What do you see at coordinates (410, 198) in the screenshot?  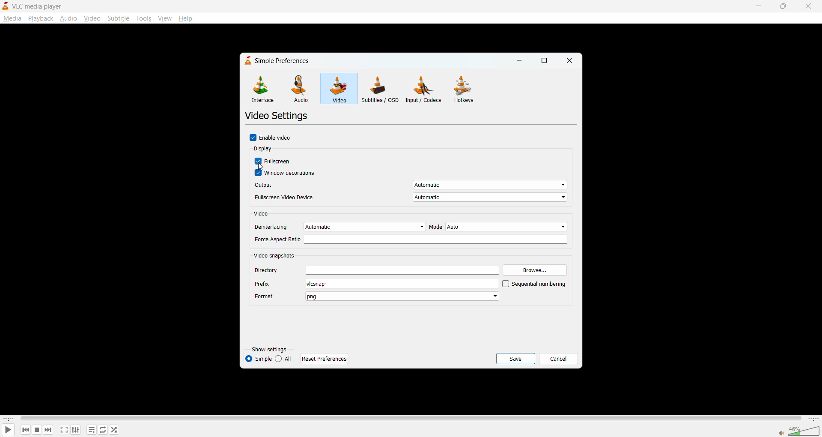 I see `fullscreen video device` at bounding box center [410, 198].